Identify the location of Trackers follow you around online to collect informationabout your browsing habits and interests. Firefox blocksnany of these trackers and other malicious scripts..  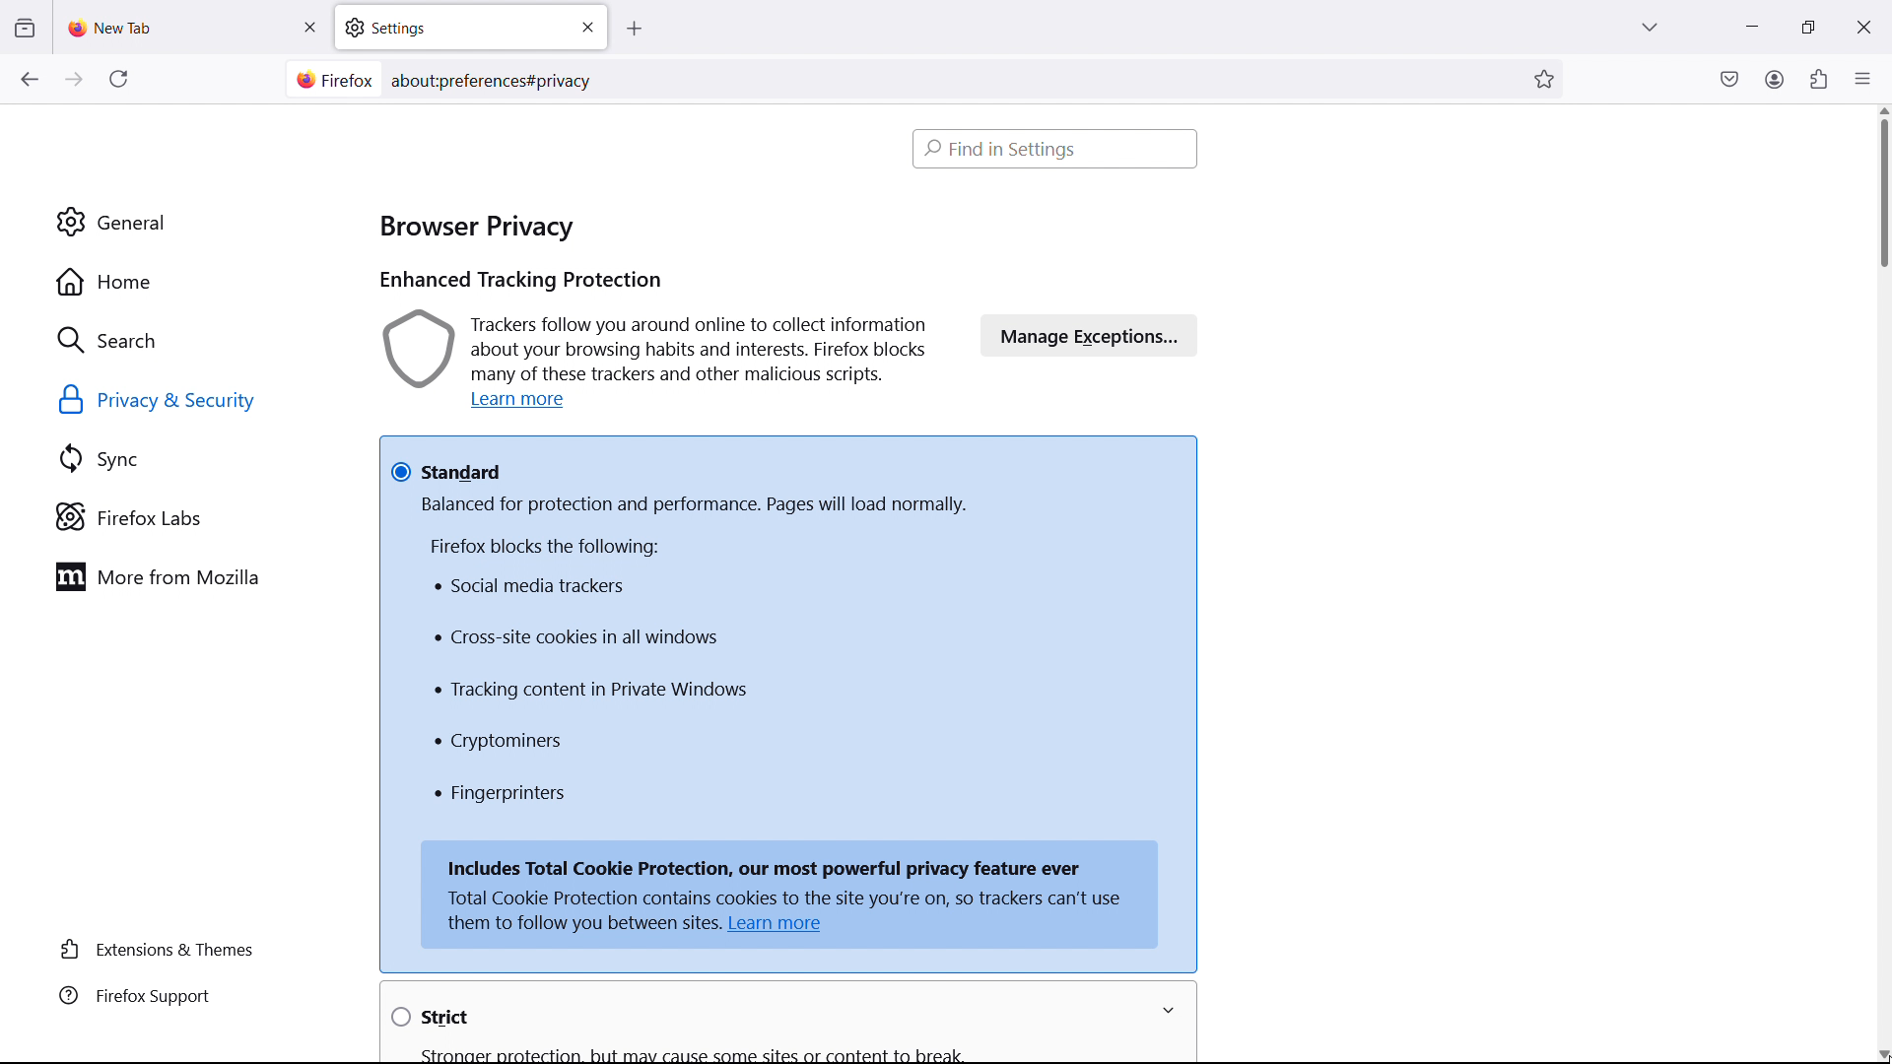
(660, 348).